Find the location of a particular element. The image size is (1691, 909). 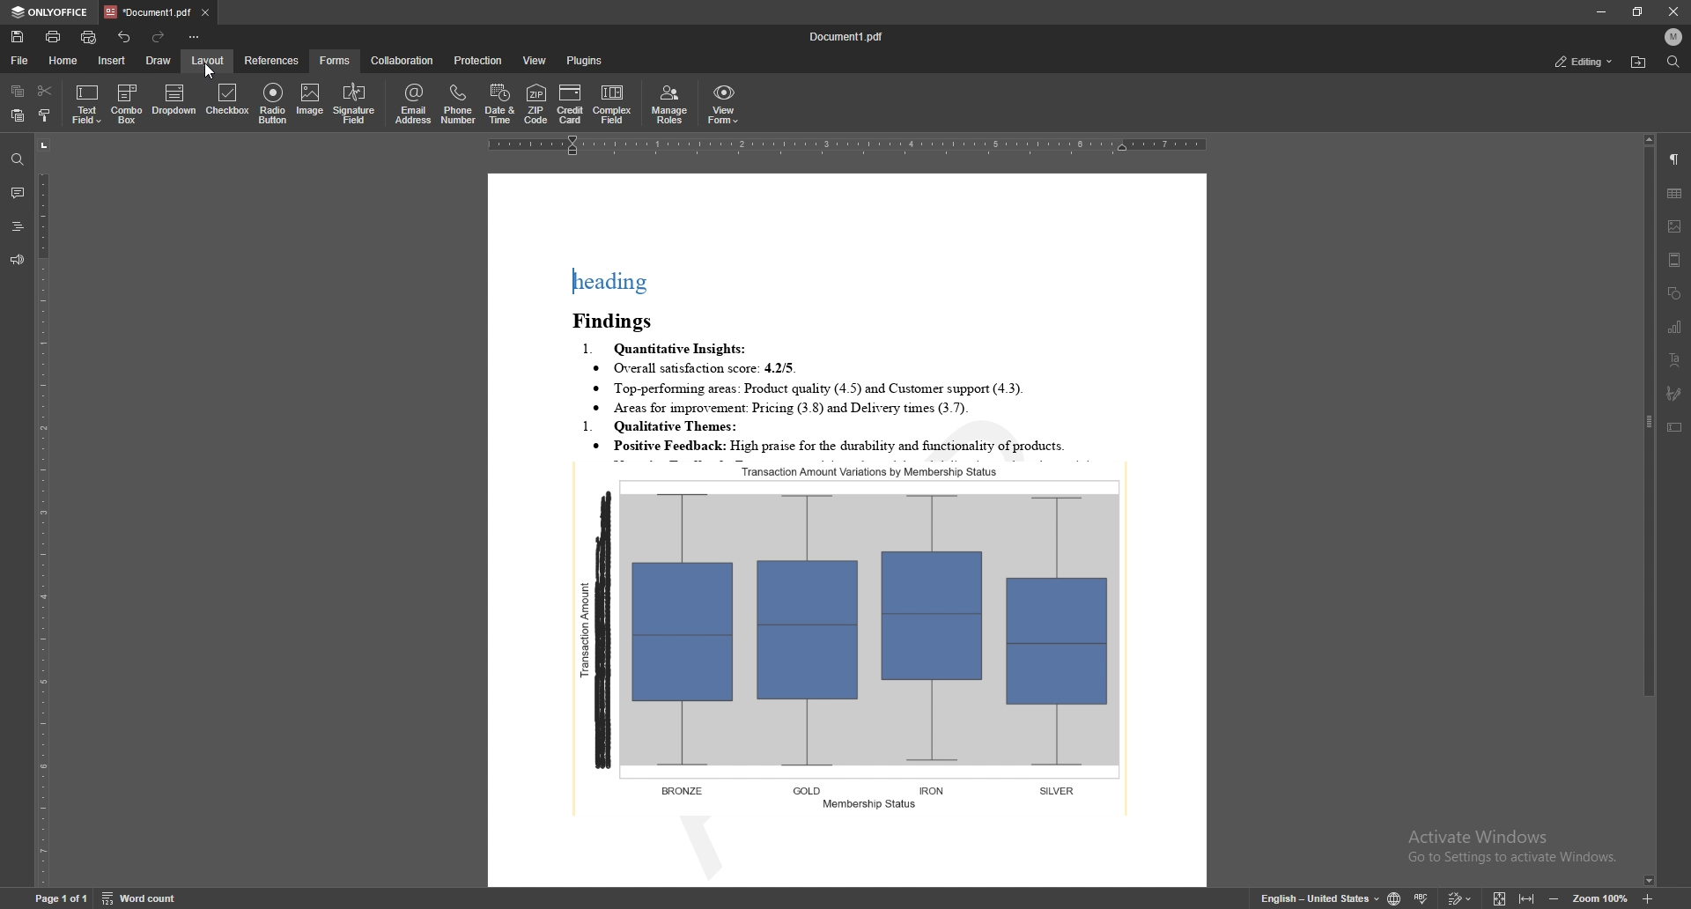

paragraph is located at coordinates (1675, 159).